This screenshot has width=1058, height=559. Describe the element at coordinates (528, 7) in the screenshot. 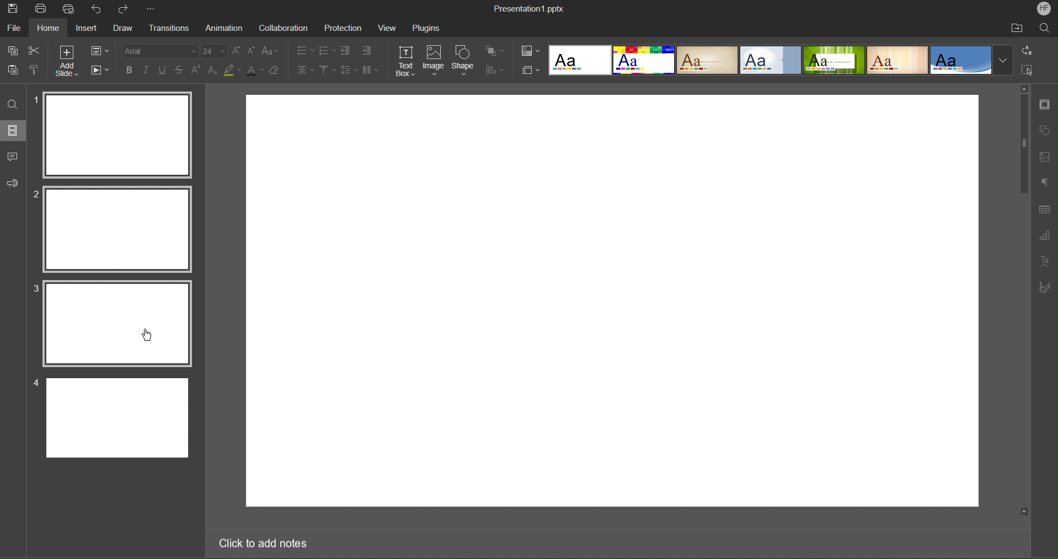

I see `Presentation1` at that location.